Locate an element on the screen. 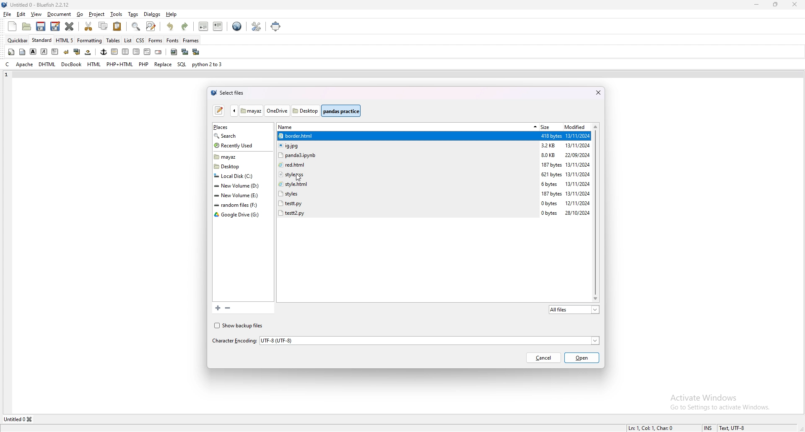  folder is located at coordinates (238, 215).